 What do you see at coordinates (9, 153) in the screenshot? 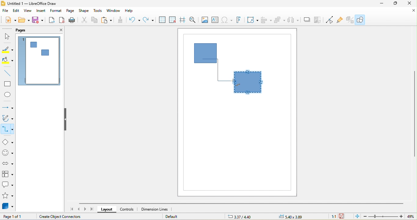
I see `symbol shape` at bounding box center [9, 153].